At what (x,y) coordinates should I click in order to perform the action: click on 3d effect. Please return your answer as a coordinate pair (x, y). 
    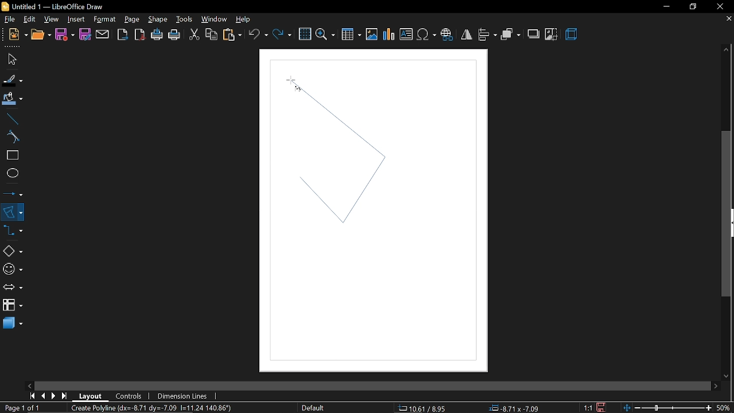
    Looking at the image, I should click on (572, 34).